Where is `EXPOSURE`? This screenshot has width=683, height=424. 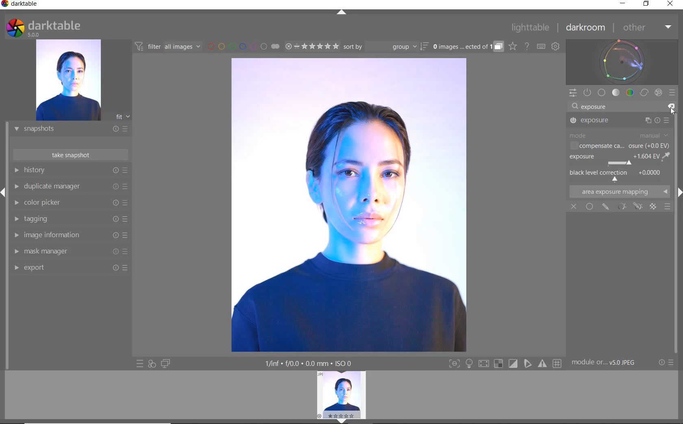
EXPOSURE is located at coordinates (621, 121).